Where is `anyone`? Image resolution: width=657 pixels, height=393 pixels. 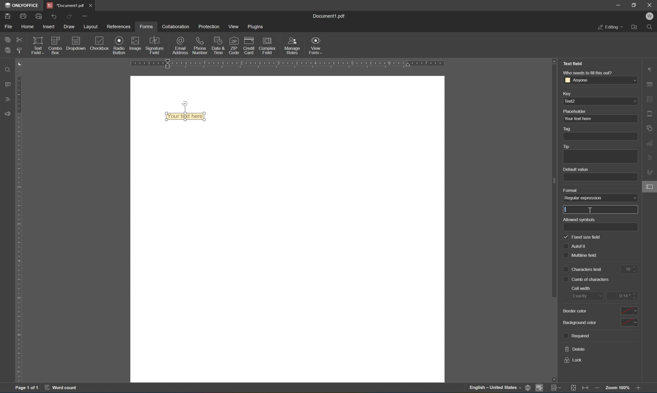
anyone is located at coordinates (600, 80).